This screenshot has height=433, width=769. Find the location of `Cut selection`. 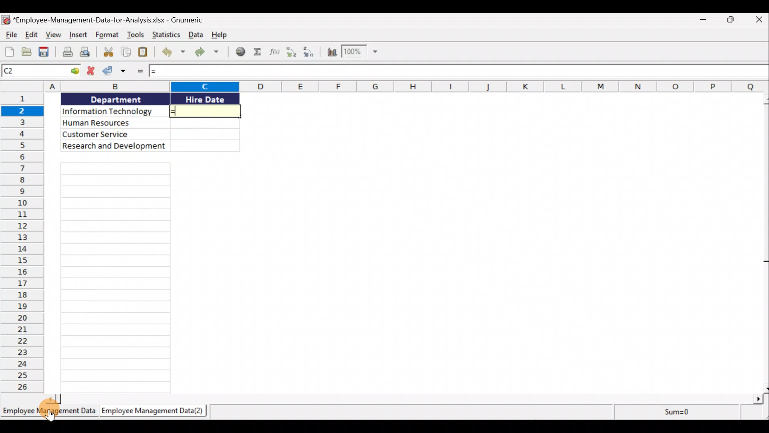

Cut selection is located at coordinates (108, 53).